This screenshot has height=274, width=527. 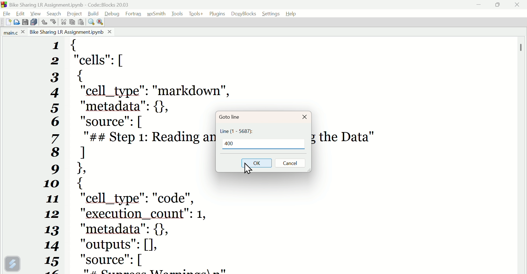 I want to click on Bike sharing LR assignment.Ipynb, so click(x=71, y=32).